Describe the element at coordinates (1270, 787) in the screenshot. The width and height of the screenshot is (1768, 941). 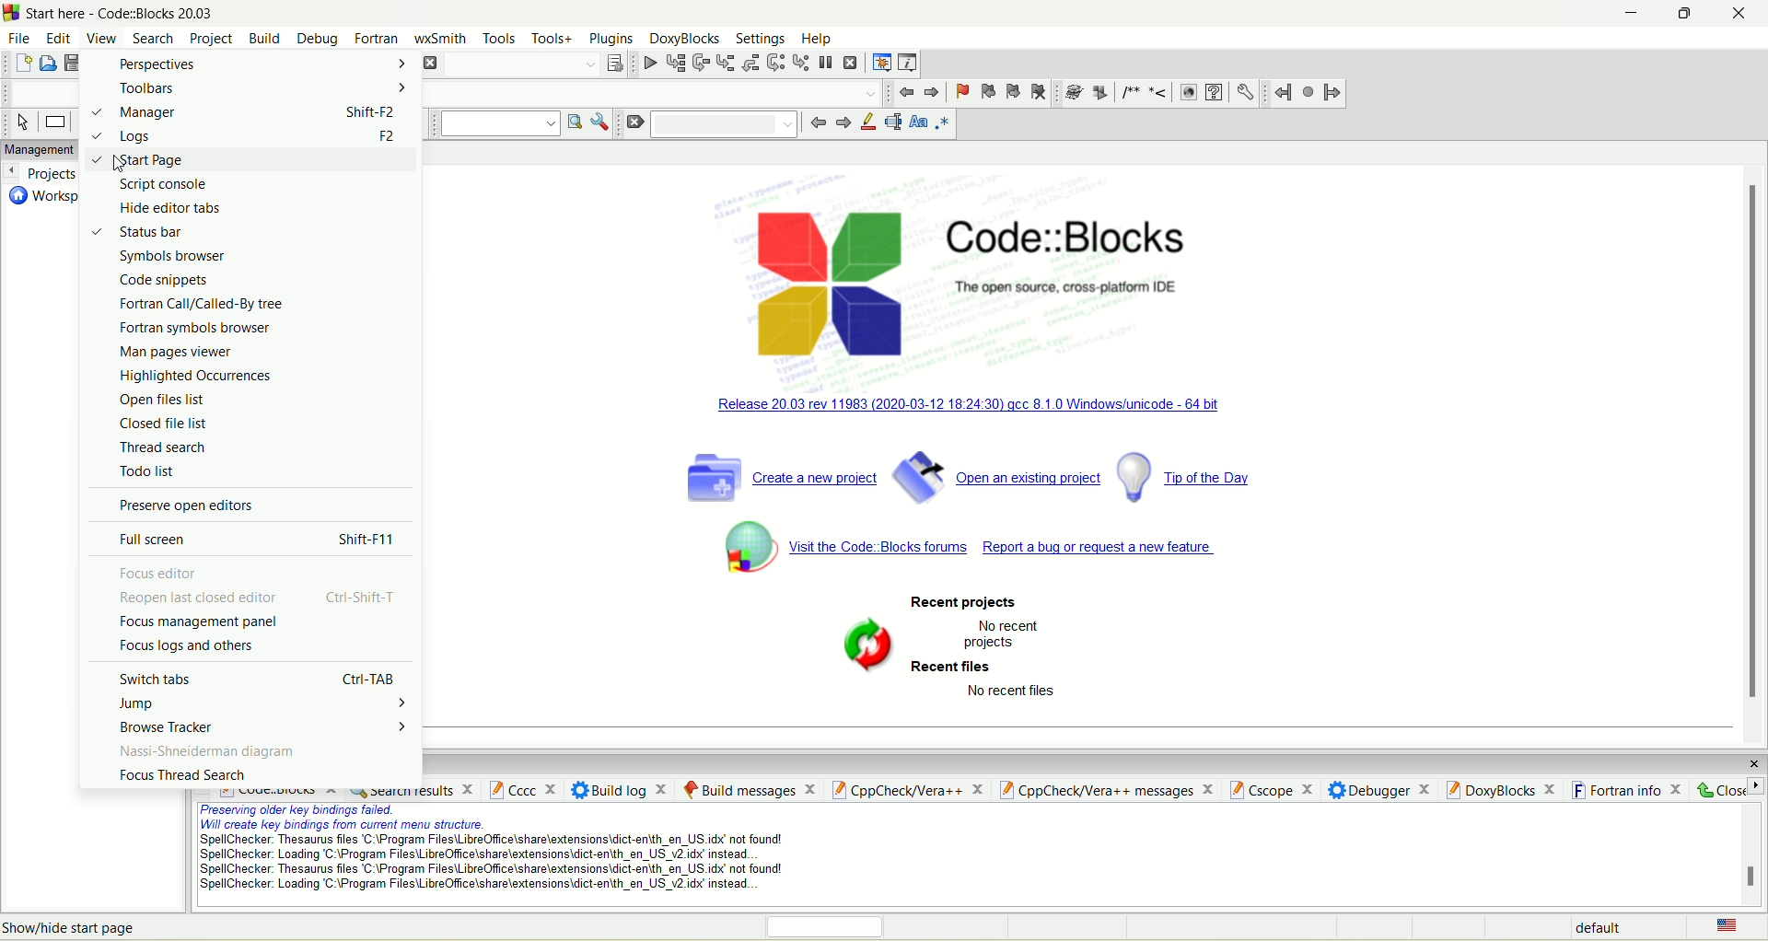
I see `Cscope` at that location.